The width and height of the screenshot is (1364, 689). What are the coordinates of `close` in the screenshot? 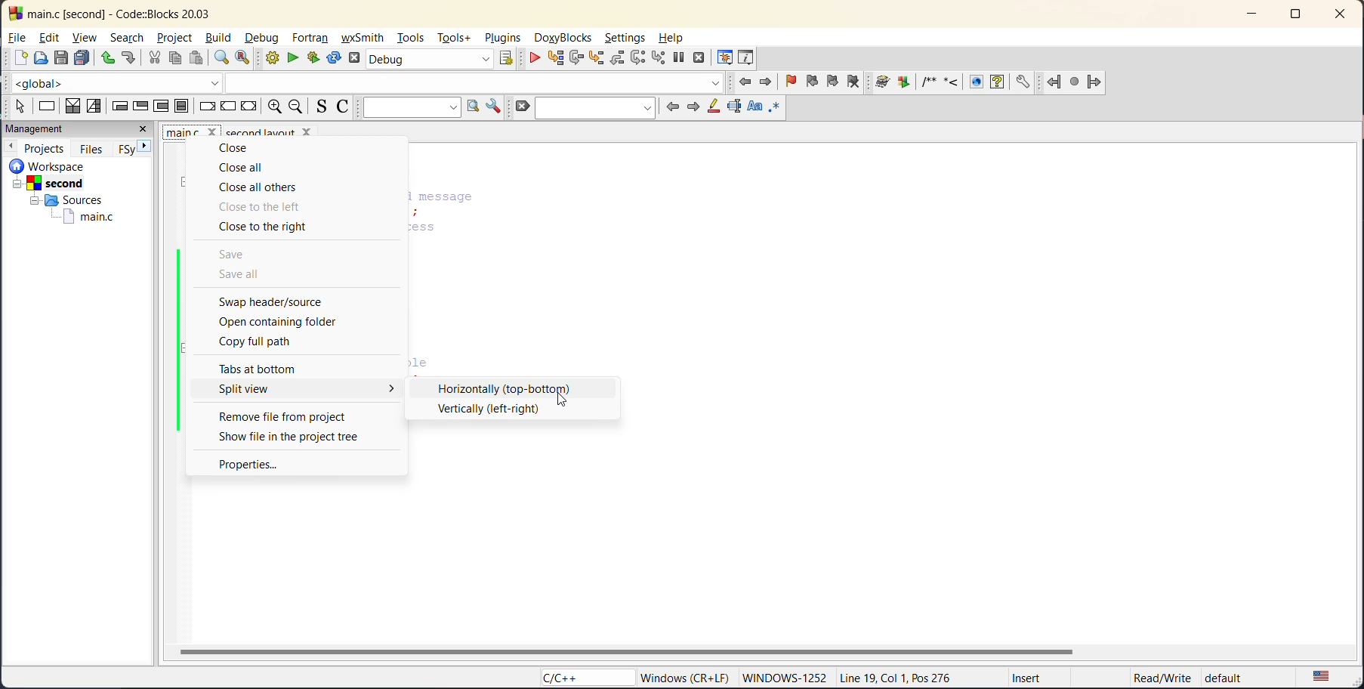 It's located at (144, 131).